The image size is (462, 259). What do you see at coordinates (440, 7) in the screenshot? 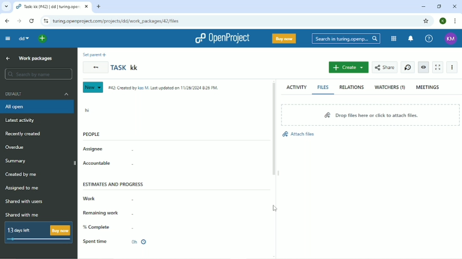
I see `Restore down` at bounding box center [440, 7].